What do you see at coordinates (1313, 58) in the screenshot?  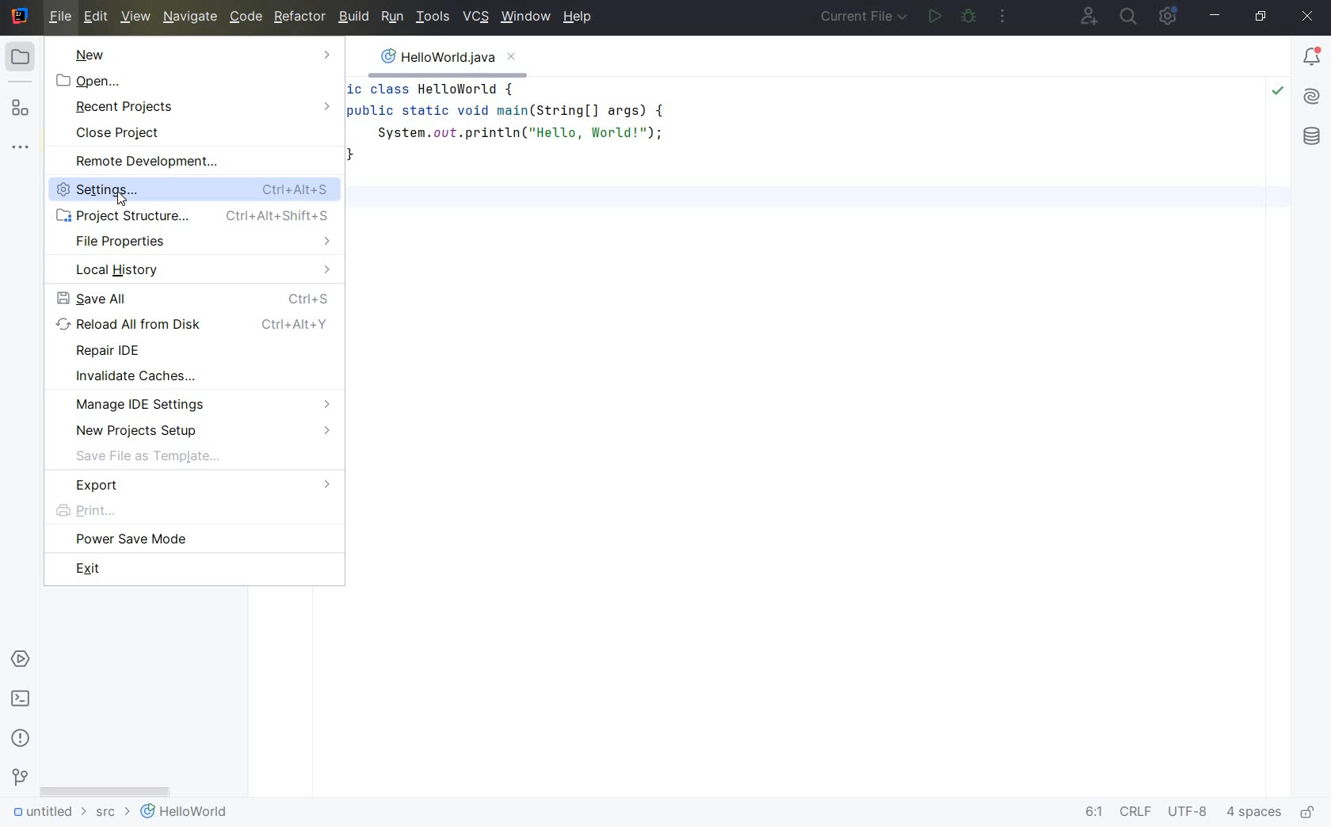 I see `Notifications` at bounding box center [1313, 58].